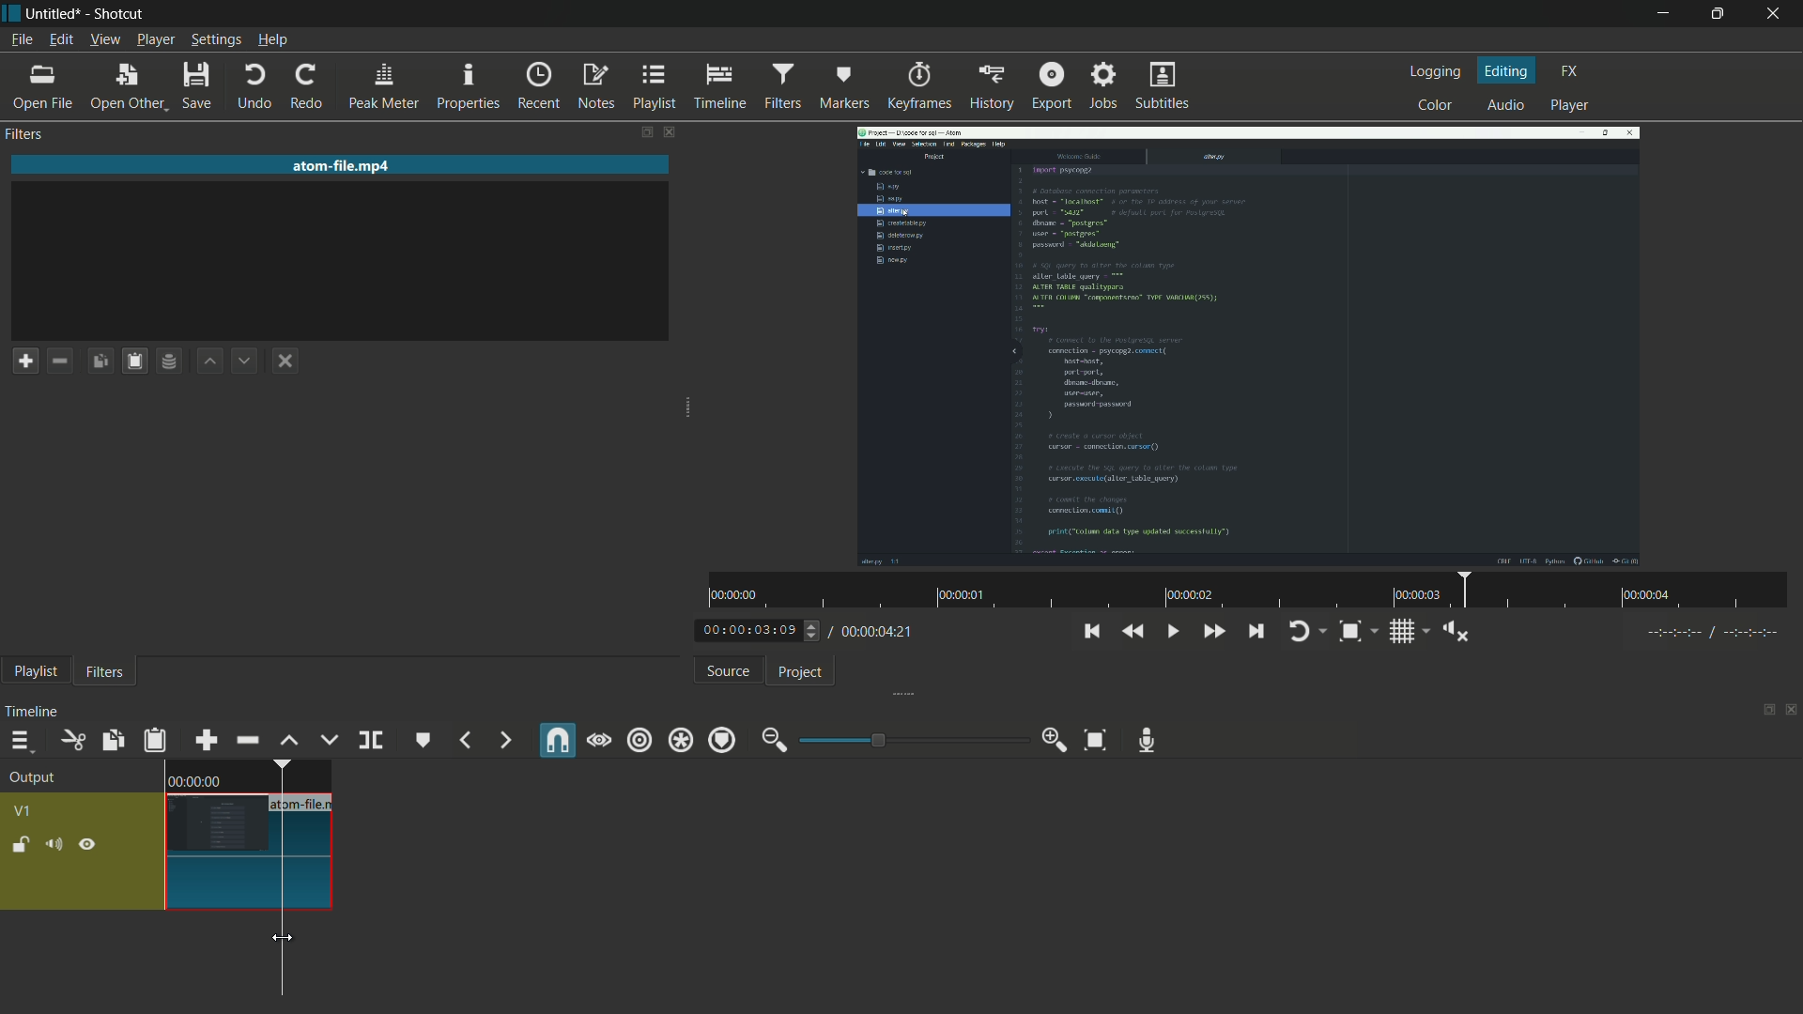 This screenshot has width=1803, height=1014. Describe the element at coordinates (1767, 709) in the screenshot. I see `change layout` at that location.